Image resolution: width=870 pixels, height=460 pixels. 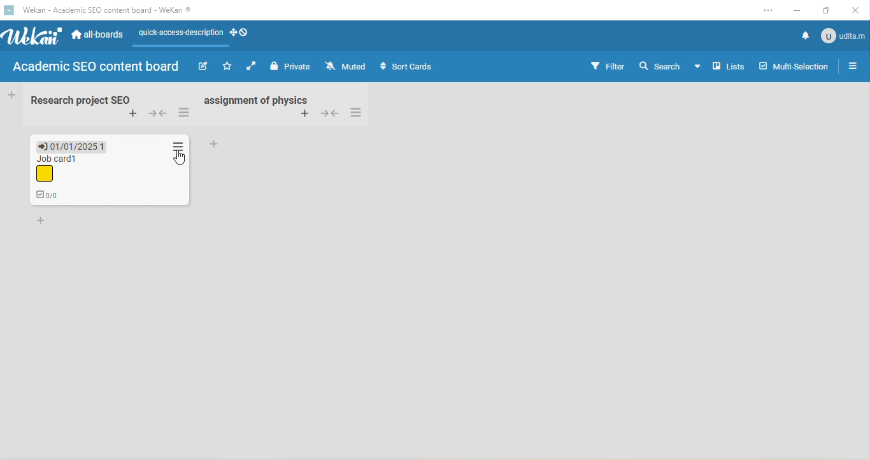 I want to click on settings and more, so click(x=768, y=11).